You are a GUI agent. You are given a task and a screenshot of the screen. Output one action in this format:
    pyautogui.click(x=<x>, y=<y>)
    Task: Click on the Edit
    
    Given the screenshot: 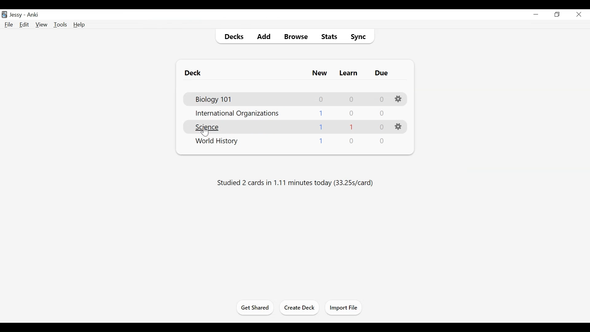 What is the action you would take?
    pyautogui.click(x=24, y=24)
    